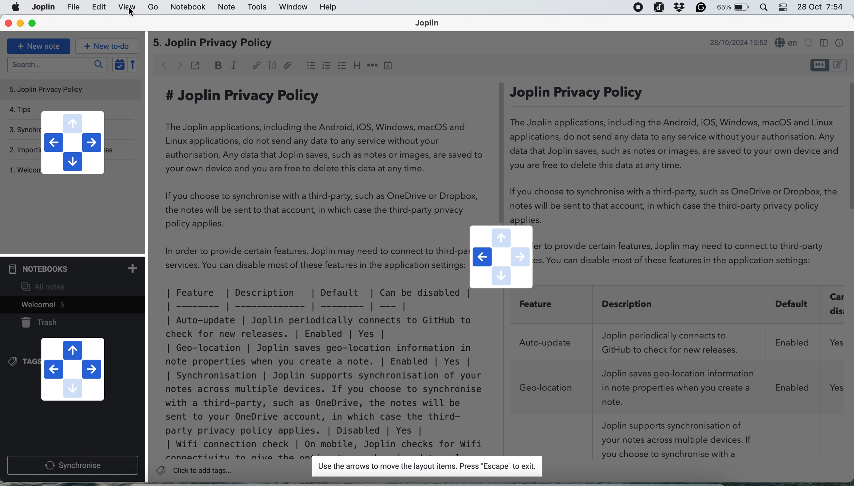  I want to click on notebook, so click(190, 7).